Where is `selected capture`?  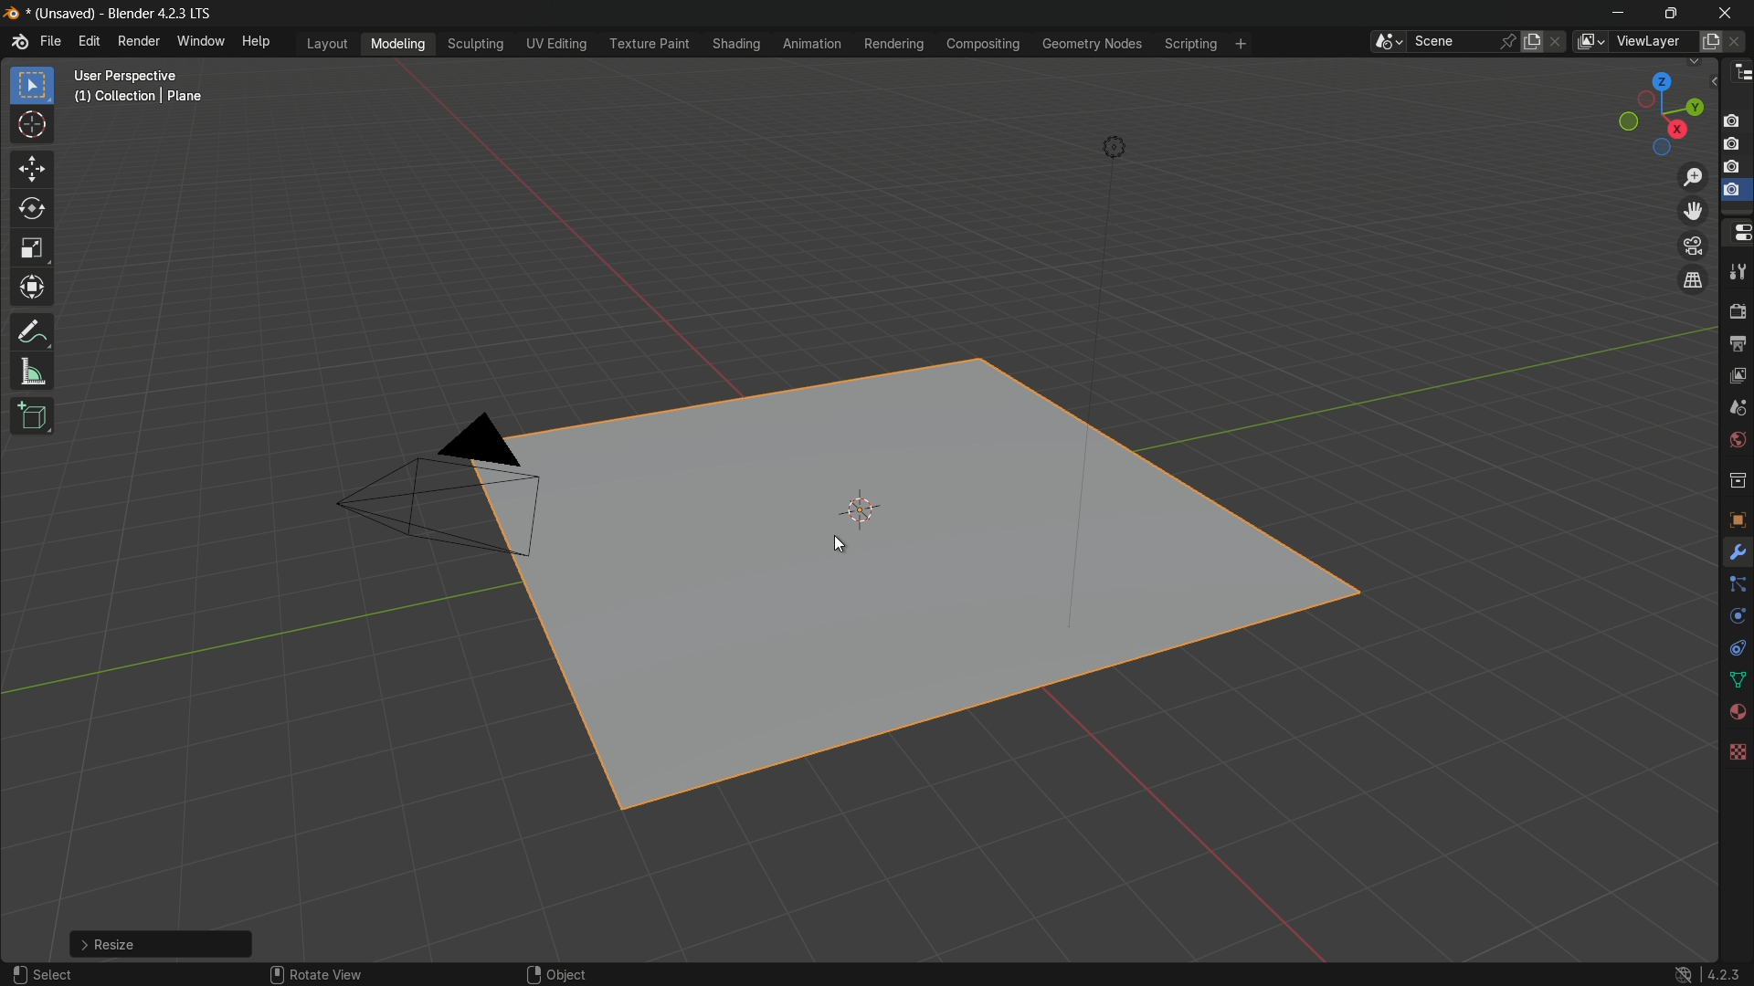
selected capture is located at coordinates (1734, 193).